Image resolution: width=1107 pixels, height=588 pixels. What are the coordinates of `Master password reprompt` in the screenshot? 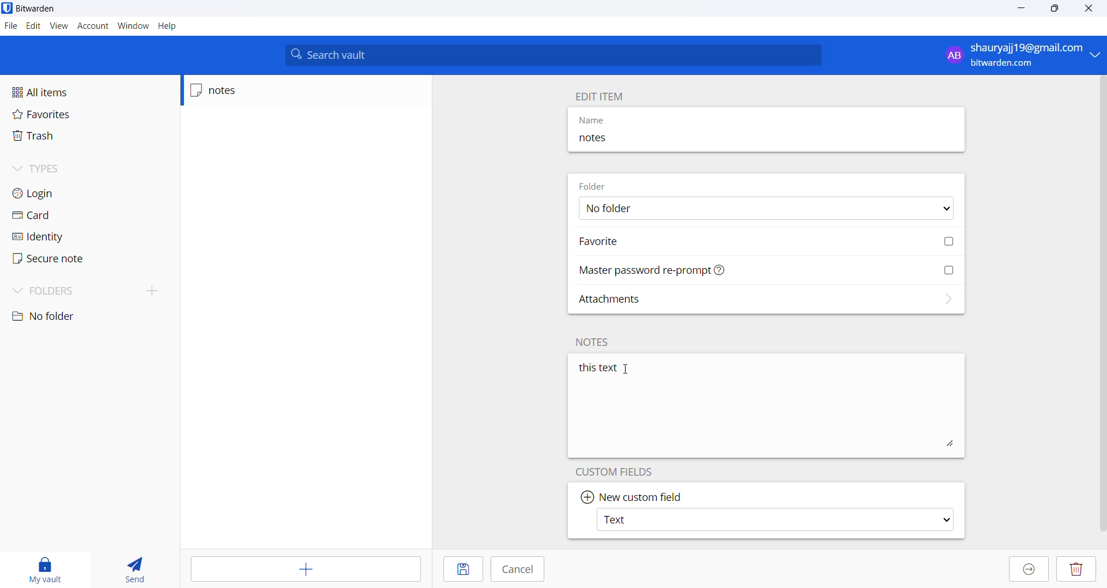 It's located at (767, 270).